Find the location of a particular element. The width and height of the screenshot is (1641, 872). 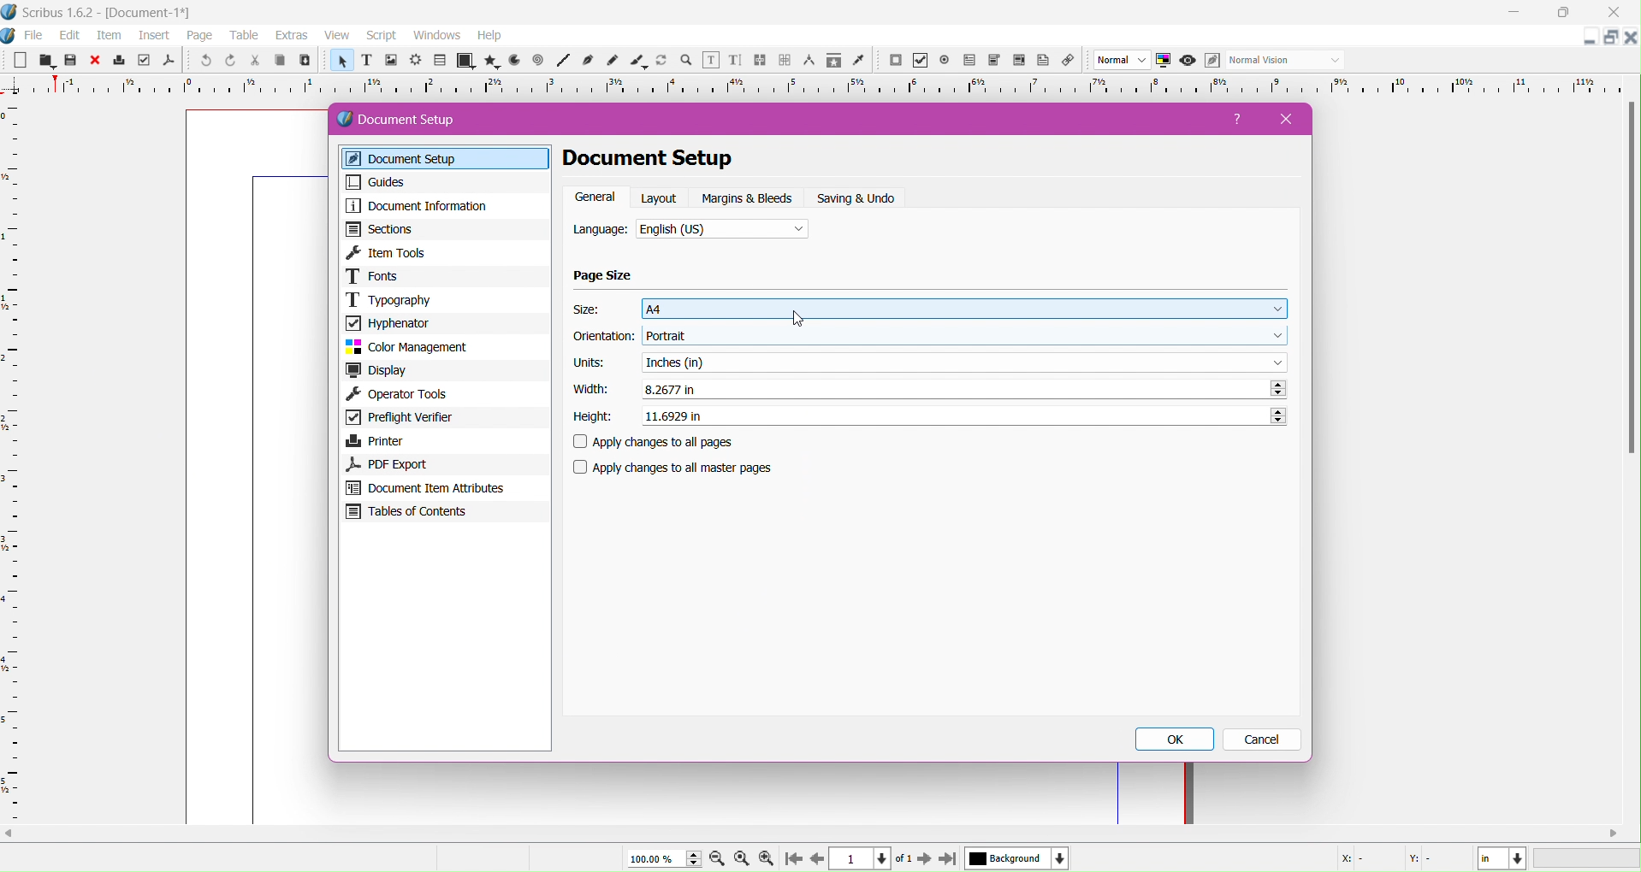

Printer is located at coordinates (444, 441).